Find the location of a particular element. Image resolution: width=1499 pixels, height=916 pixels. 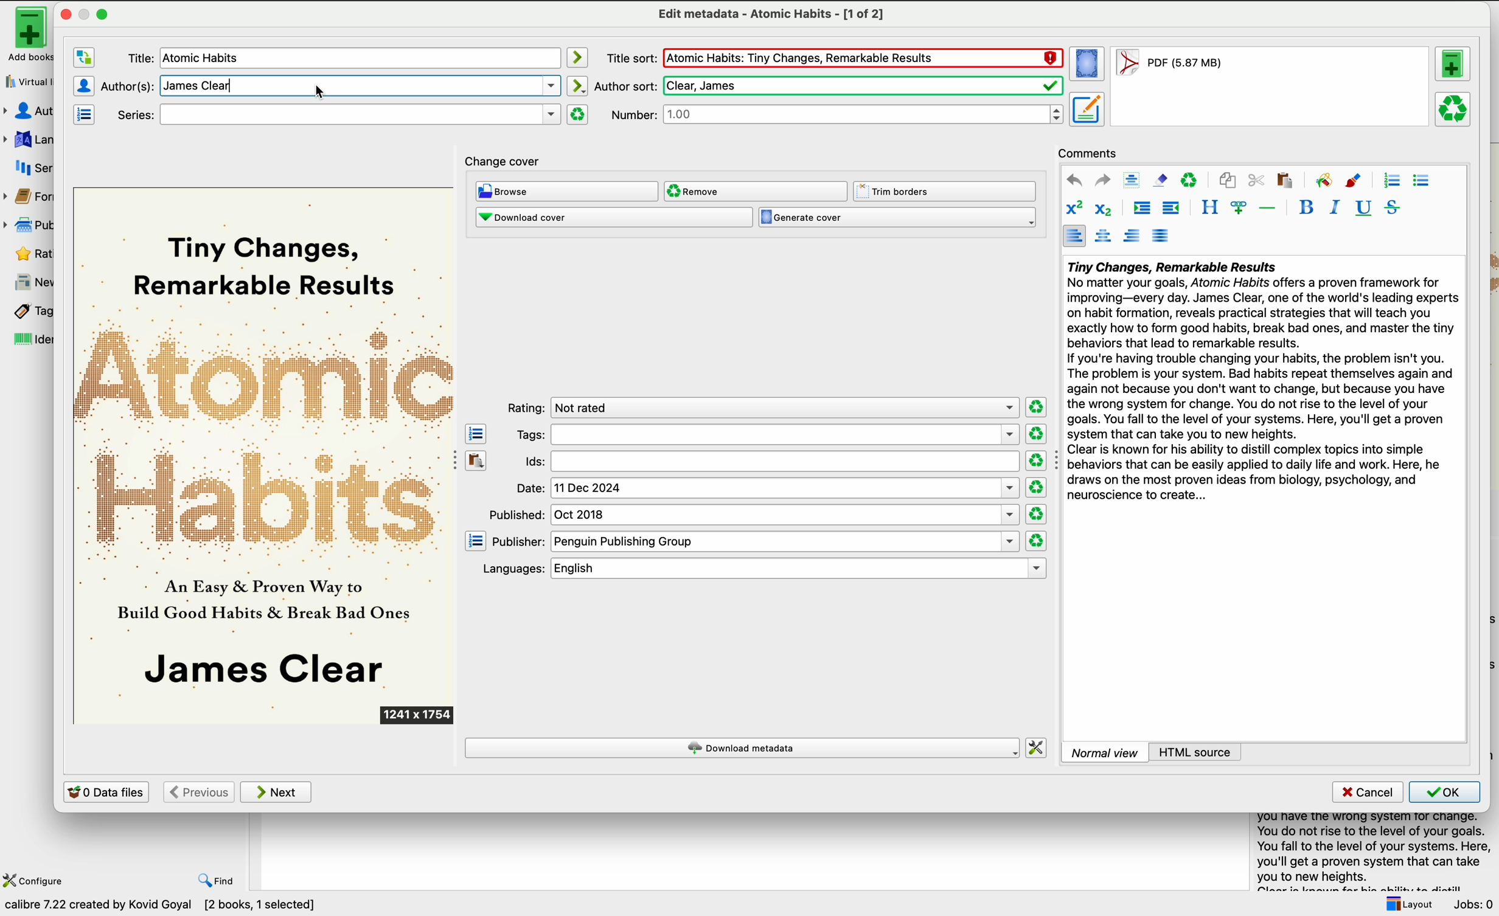

browse is located at coordinates (566, 191).